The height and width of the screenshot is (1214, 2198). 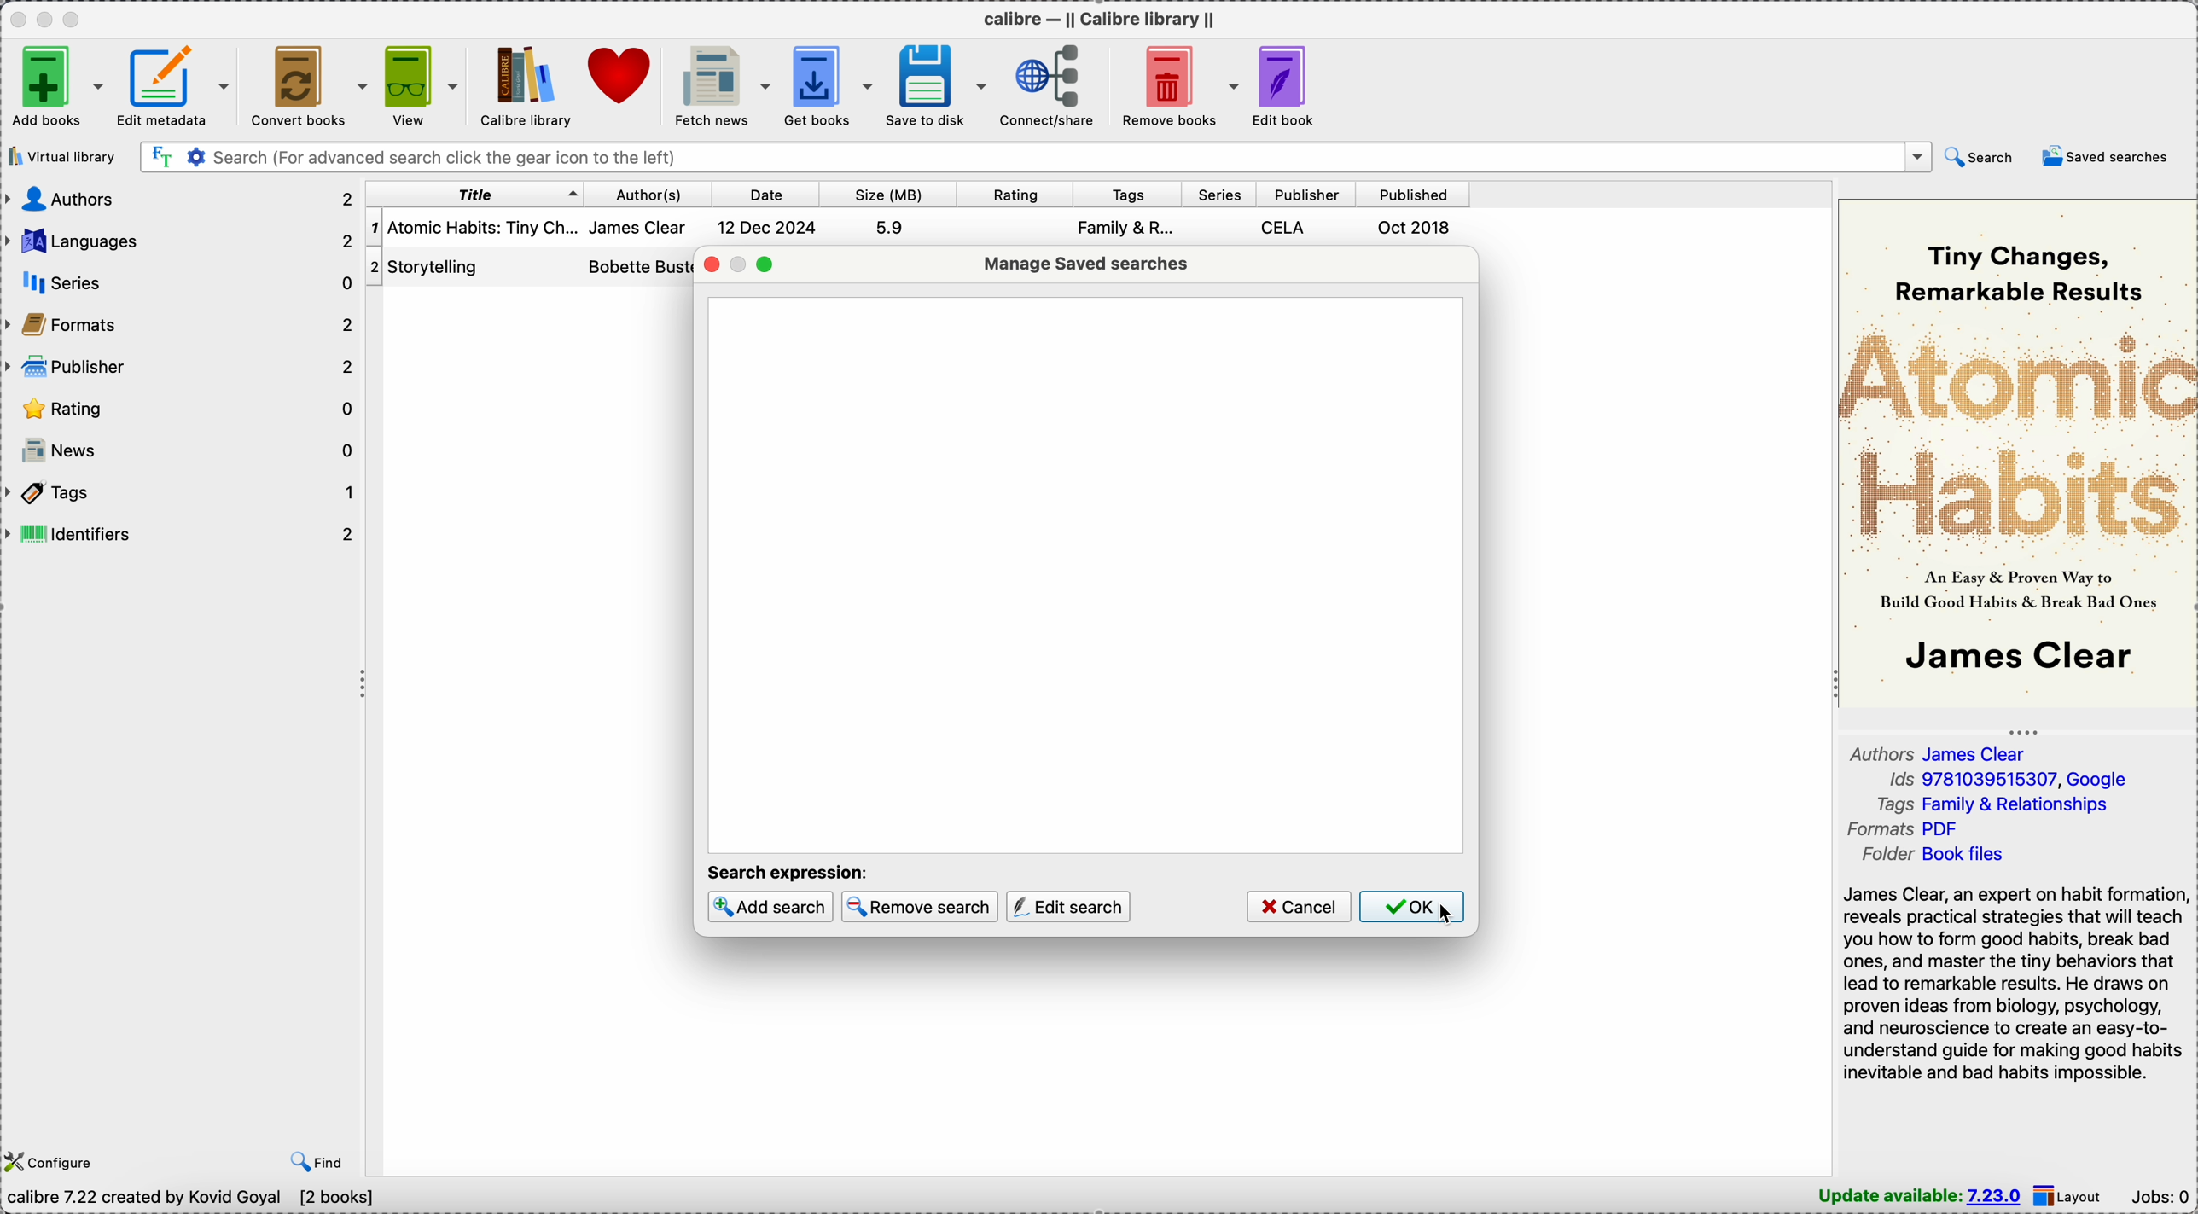 What do you see at coordinates (1121, 195) in the screenshot?
I see `tags` at bounding box center [1121, 195].